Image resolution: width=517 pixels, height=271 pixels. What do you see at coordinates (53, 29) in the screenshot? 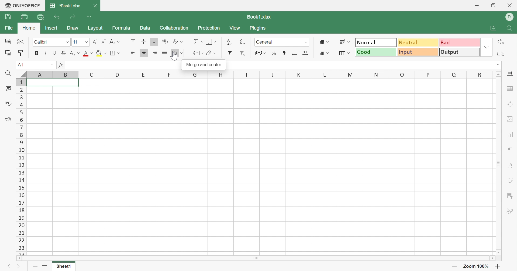
I see `Insert` at bounding box center [53, 29].